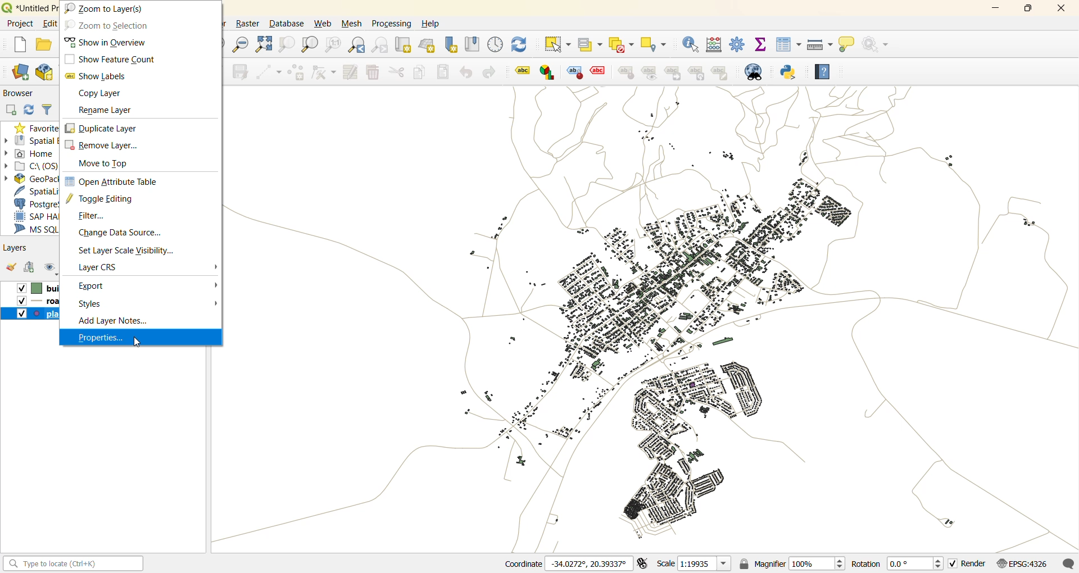 Image resolution: width=1079 pixels, height=573 pixels. What do you see at coordinates (495, 43) in the screenshot?
I see `control panel` at bounding box center [495, 43].